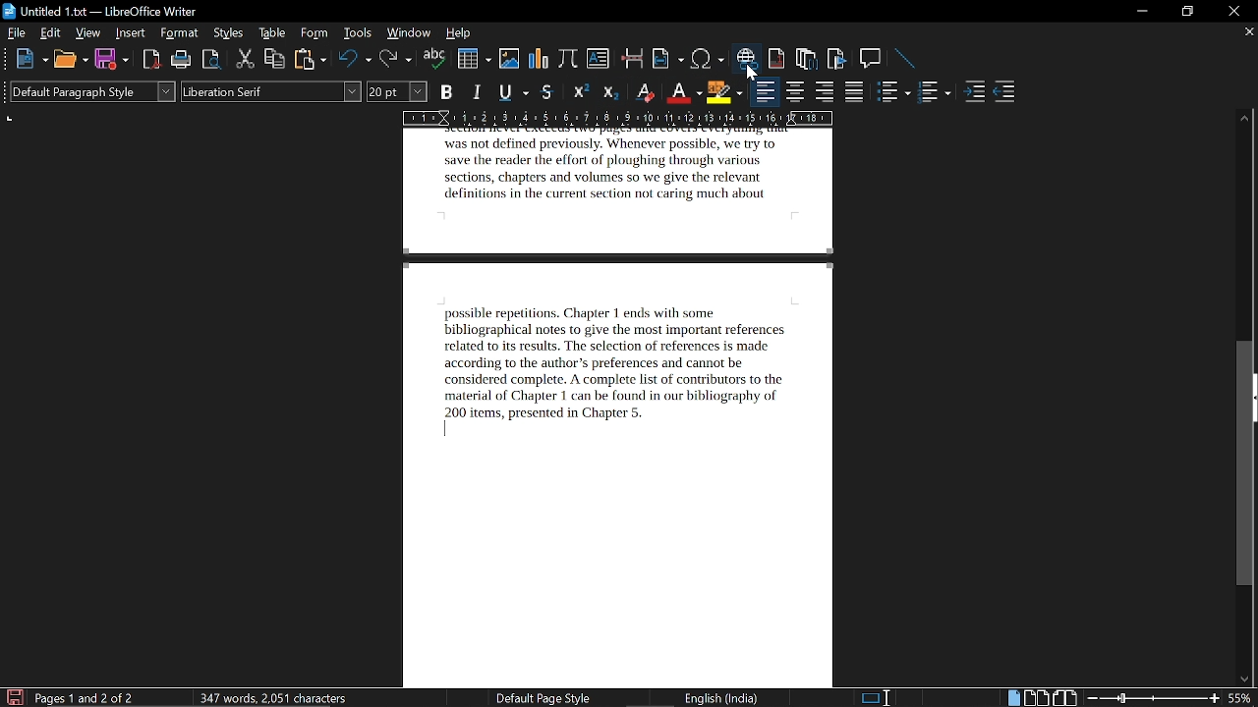 This screenshot has width=1258, height=707. Describe the element at coordinates (16, 33) in the screenshot. I see `file` at that location.